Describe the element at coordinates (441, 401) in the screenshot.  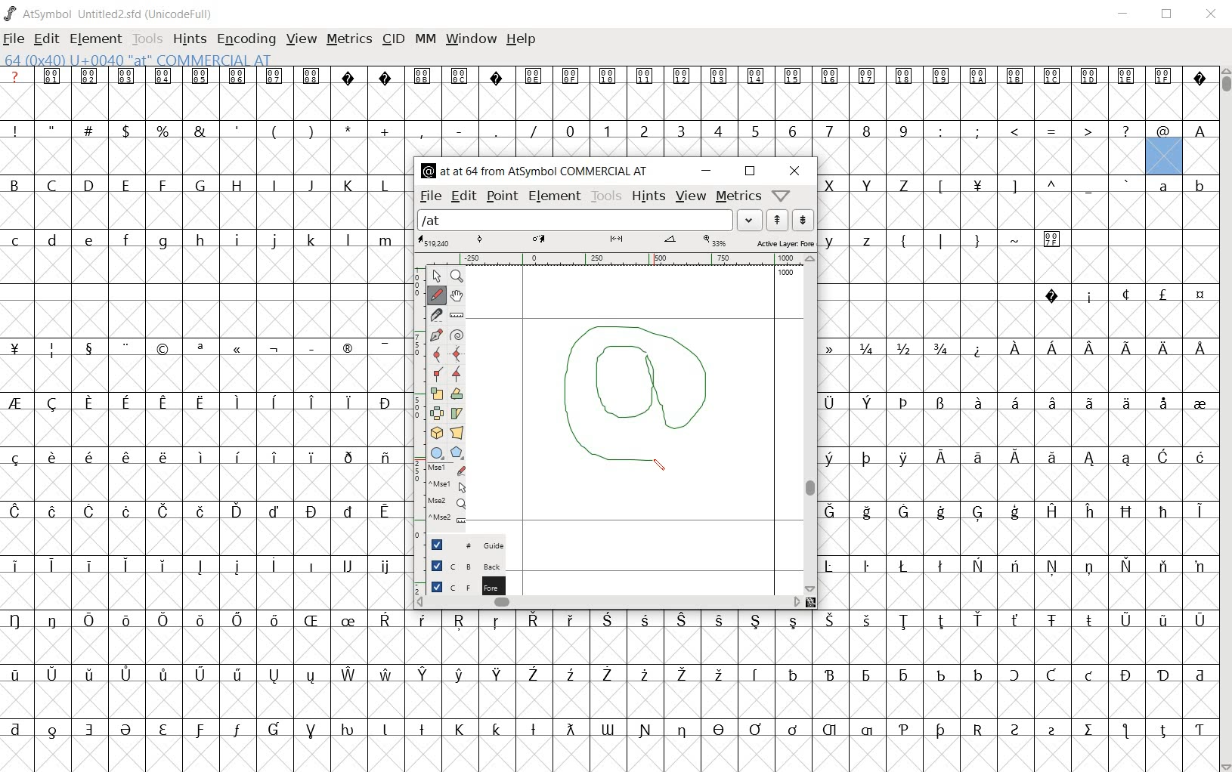
I see `editing tools` at that location.